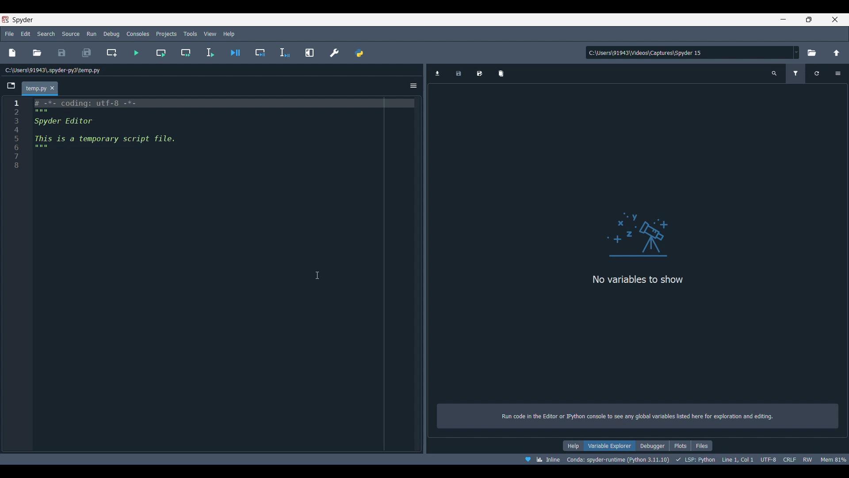 This screenshot has width=849, height=478. What do you see at coordinates (837, 53) in the screenshot?
I see `Change to parent directory` at bounding box center [837, 53].